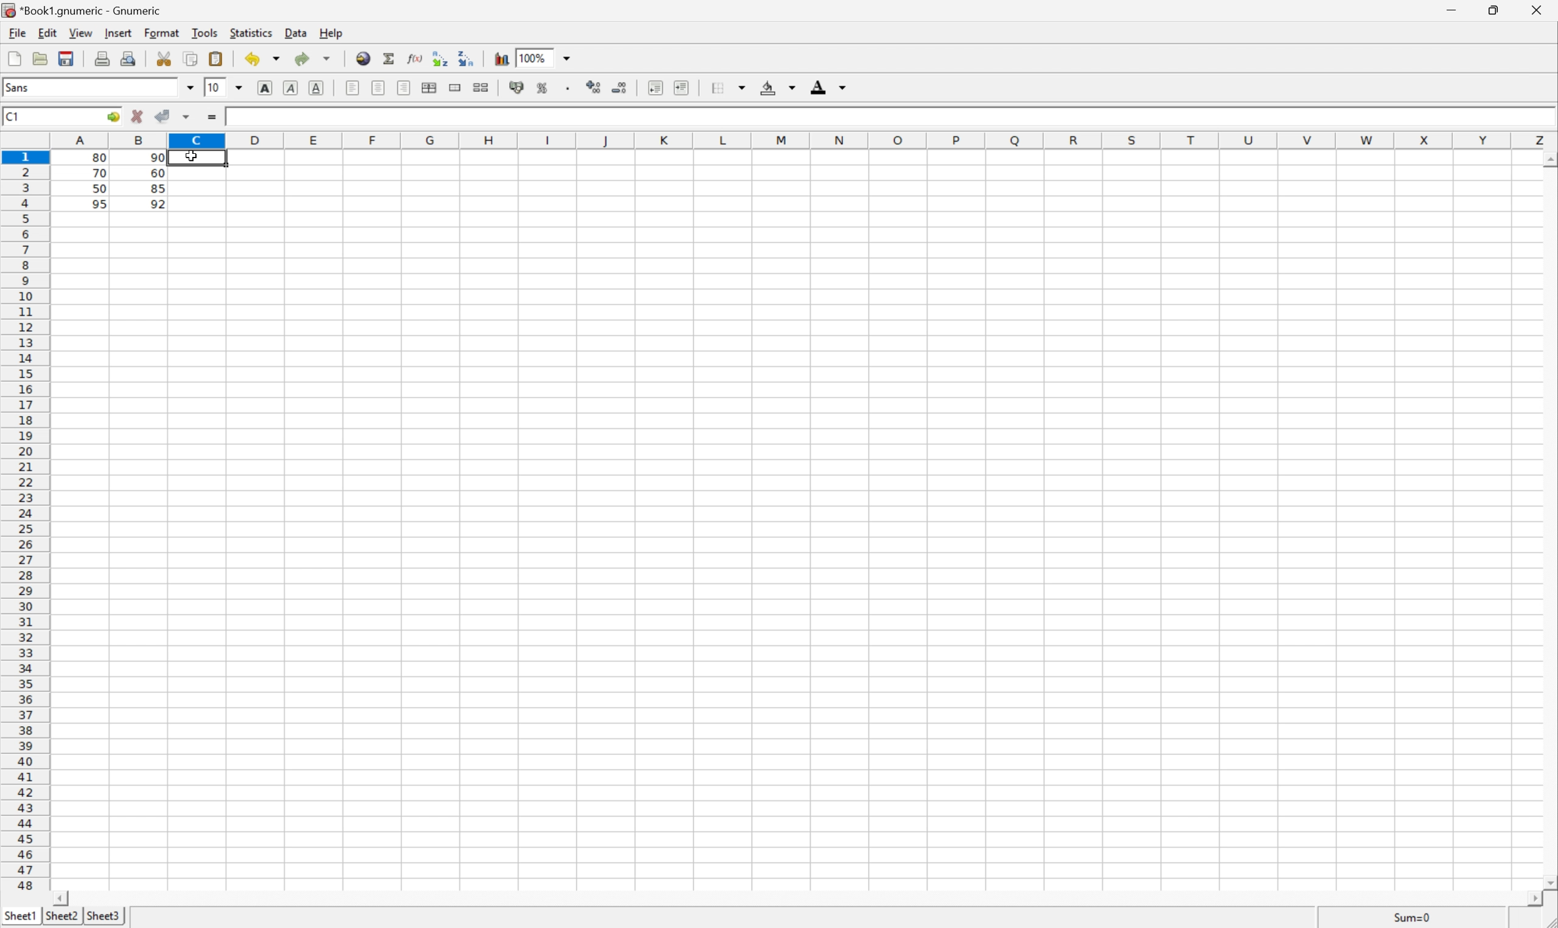 The image size is (1558, 928). What do you see at coordinates (213, 88) in the screenshot?
I see `10` at bounding box center [213, 88].